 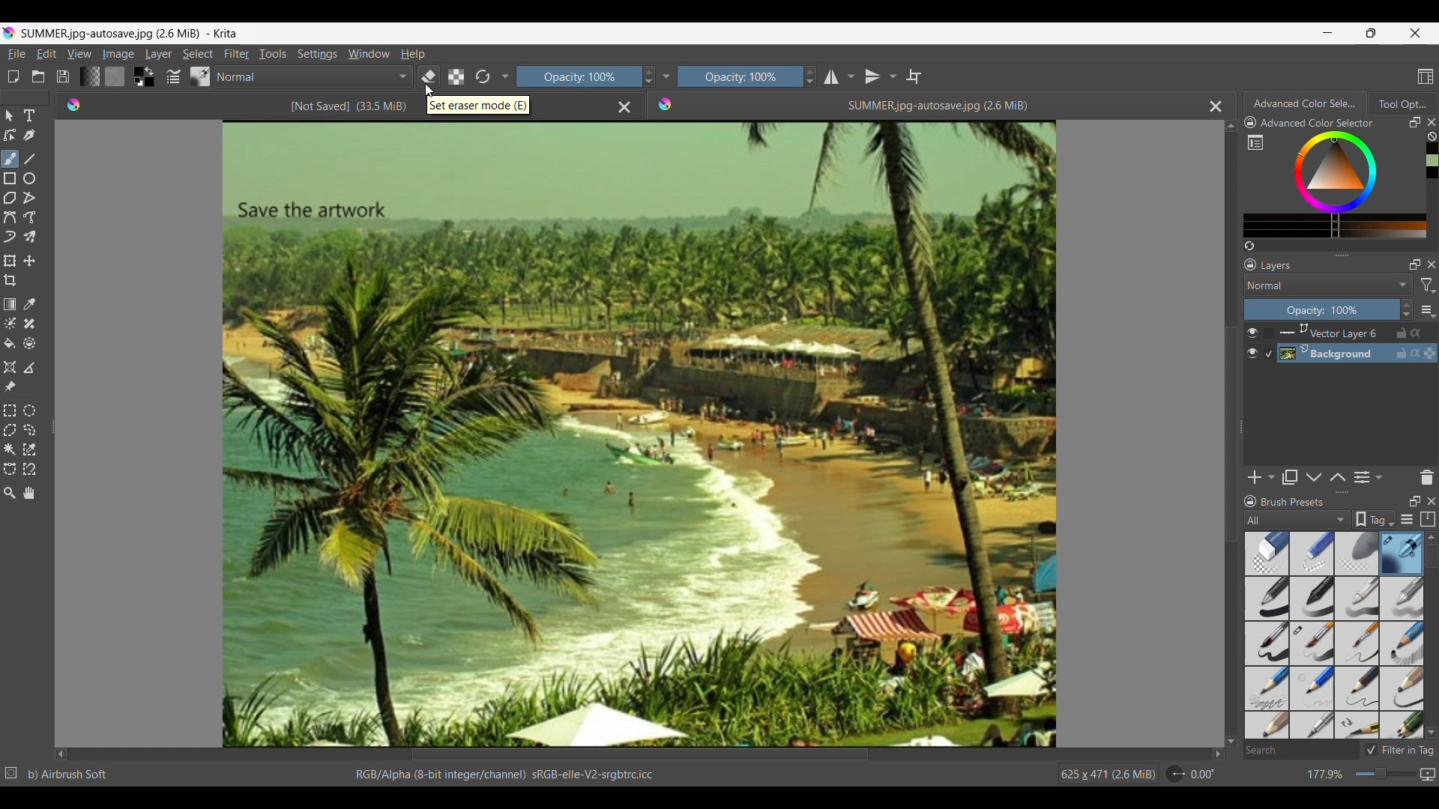 I want to click on Bezier curve selection tool, so click(x=10, y=470).